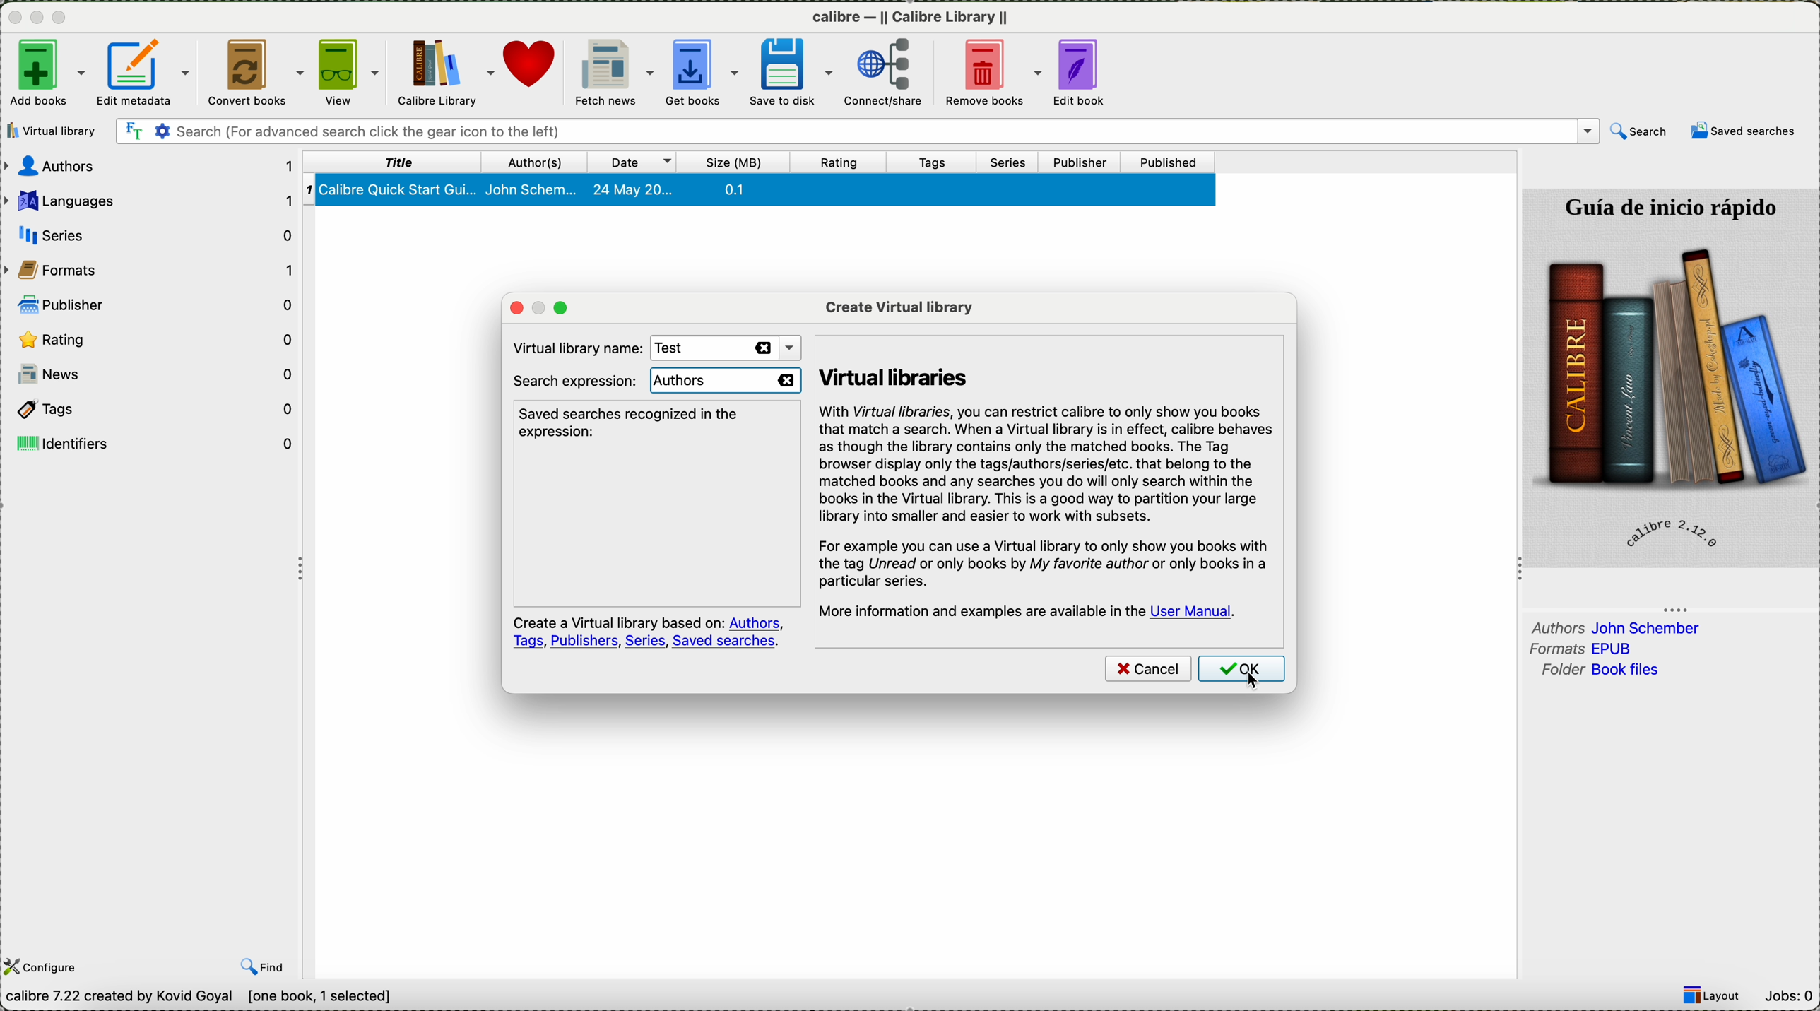 Image resolution: width=1820 pixels, height=1011 pixels. What do you see at coordinates (395, 162) in the screenshot?
I see `title` at bounding box center [395, 162].